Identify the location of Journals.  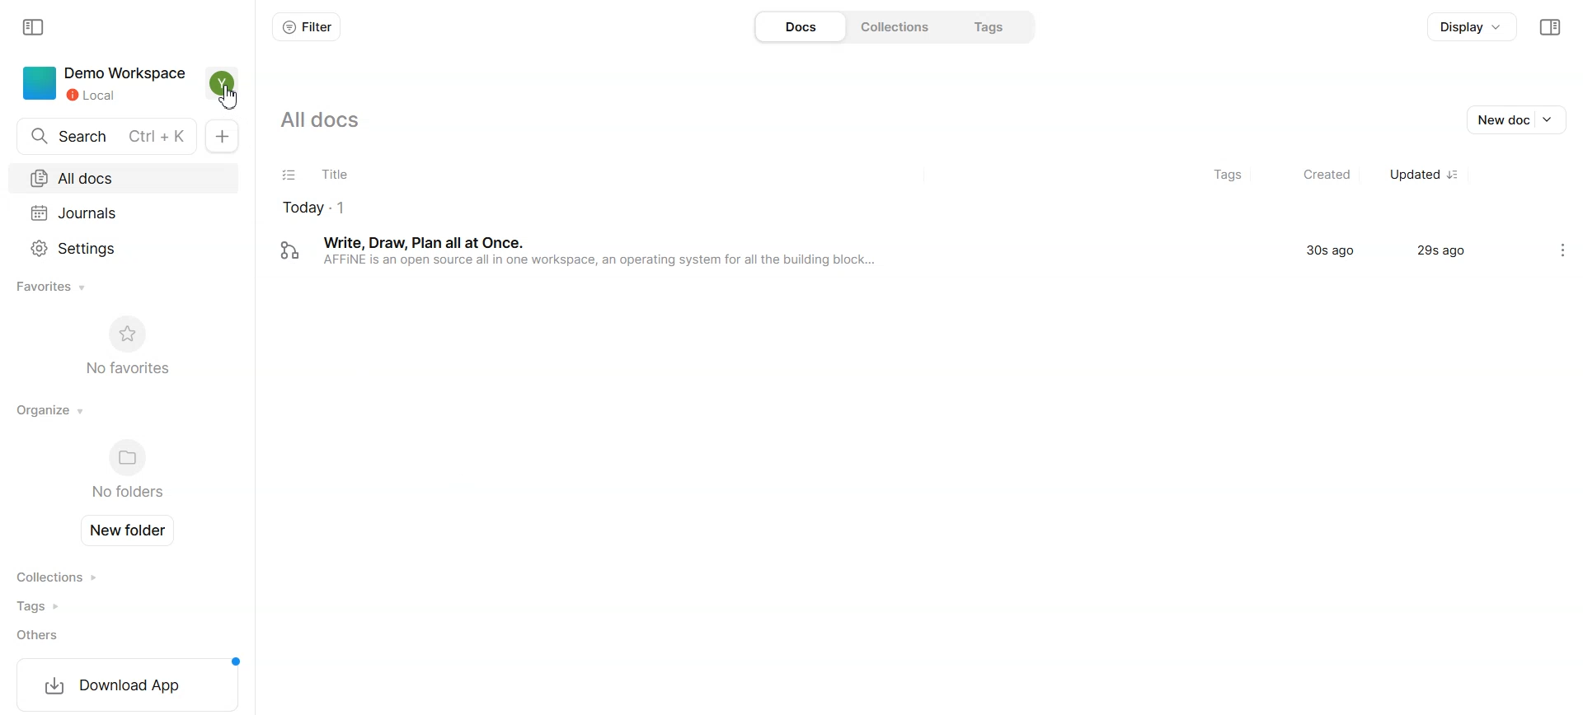
(126, 210).